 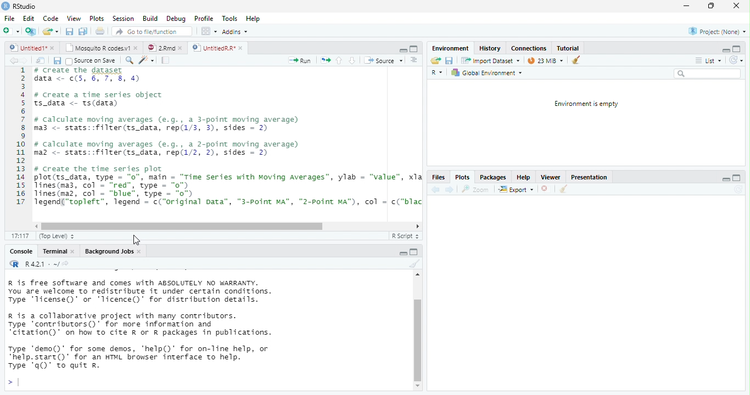 I want to click on wrokspace pan, so click(x=208, y=31).